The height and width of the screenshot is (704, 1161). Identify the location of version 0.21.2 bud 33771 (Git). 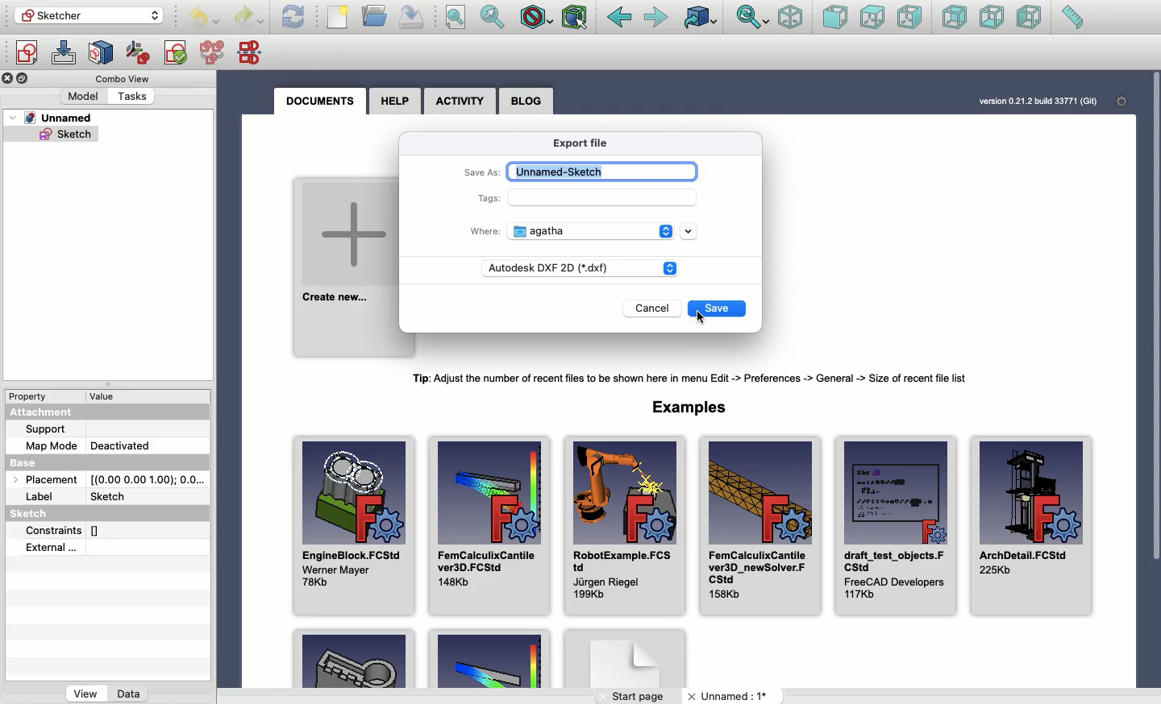
(1034, 100).